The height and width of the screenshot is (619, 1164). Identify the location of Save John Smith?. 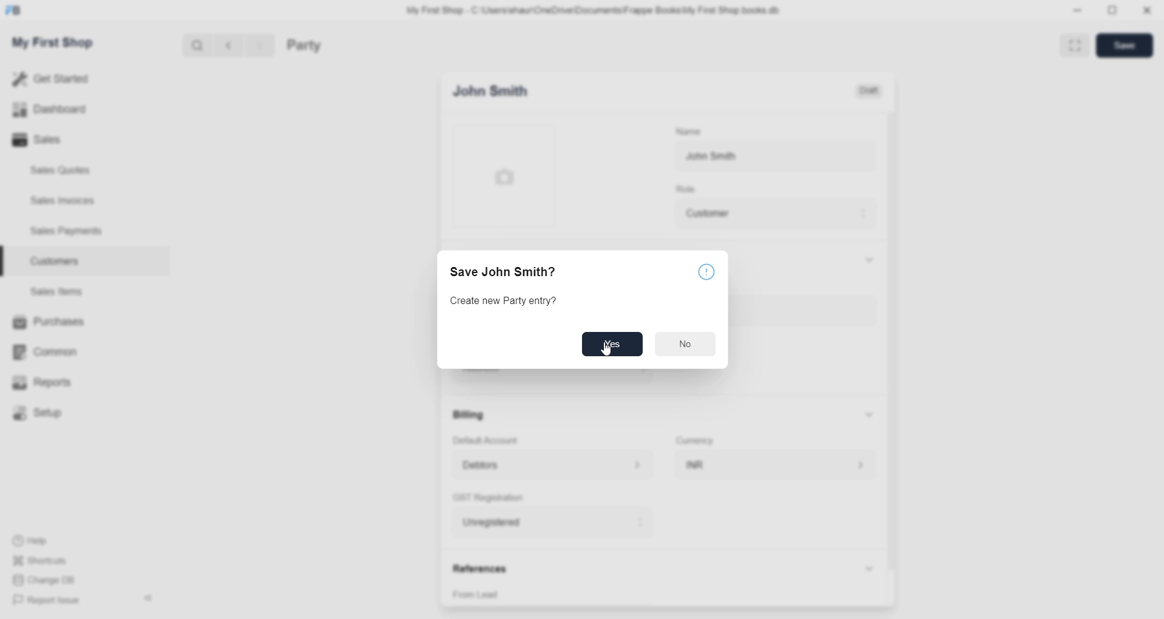
(506, 269).